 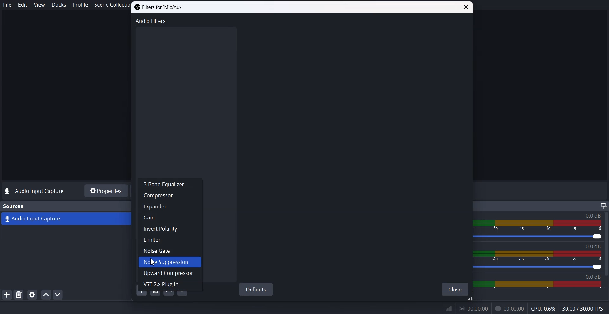 What do you see at coordinates (541, 268) in the screenshot?
I see `Volume level adjuster` at bounding box center [541, 268].